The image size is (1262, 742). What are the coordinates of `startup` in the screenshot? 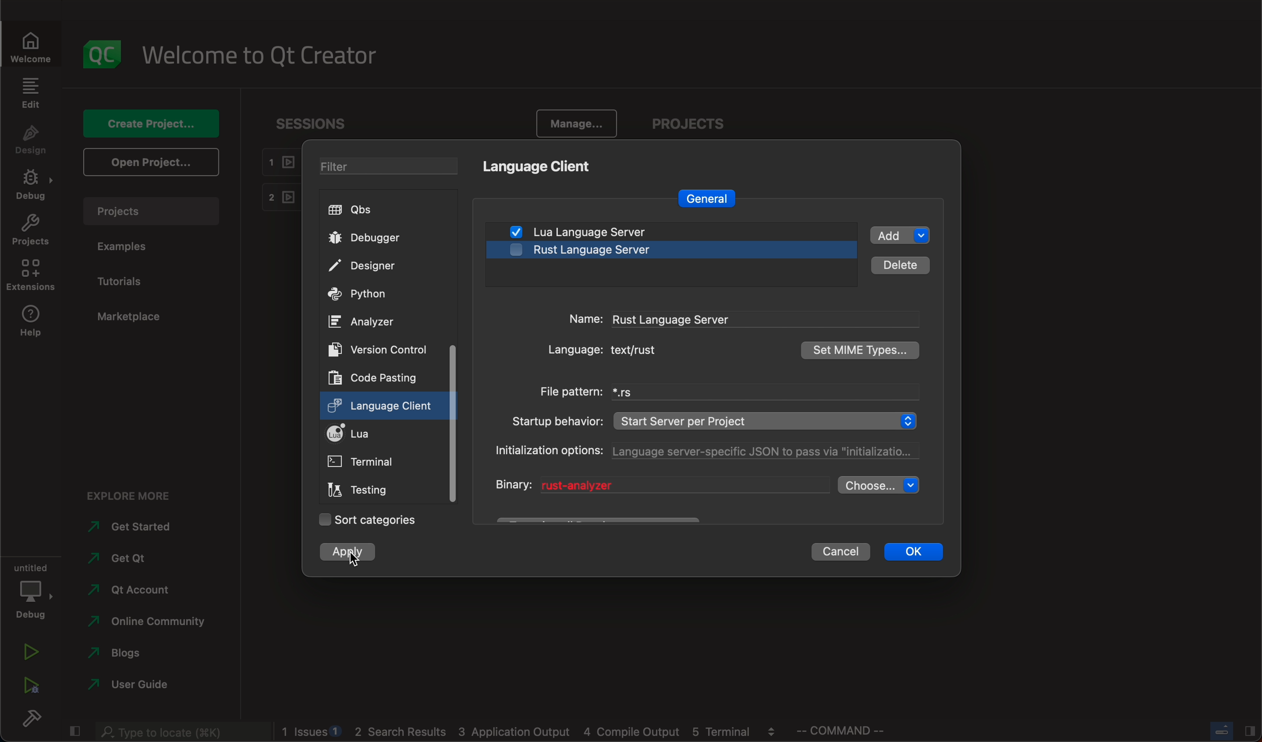 It's located at (715, 419).